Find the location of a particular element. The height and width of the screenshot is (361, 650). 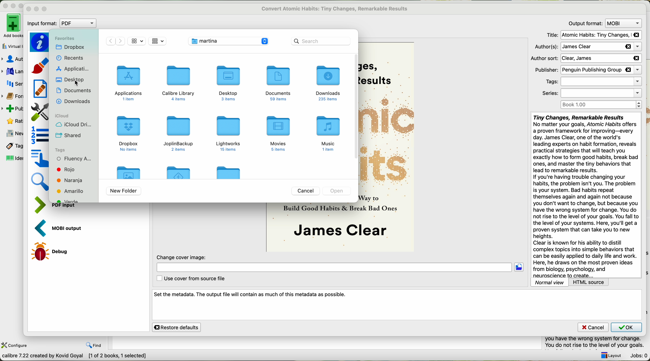

news is located at coordinates (12, 134).